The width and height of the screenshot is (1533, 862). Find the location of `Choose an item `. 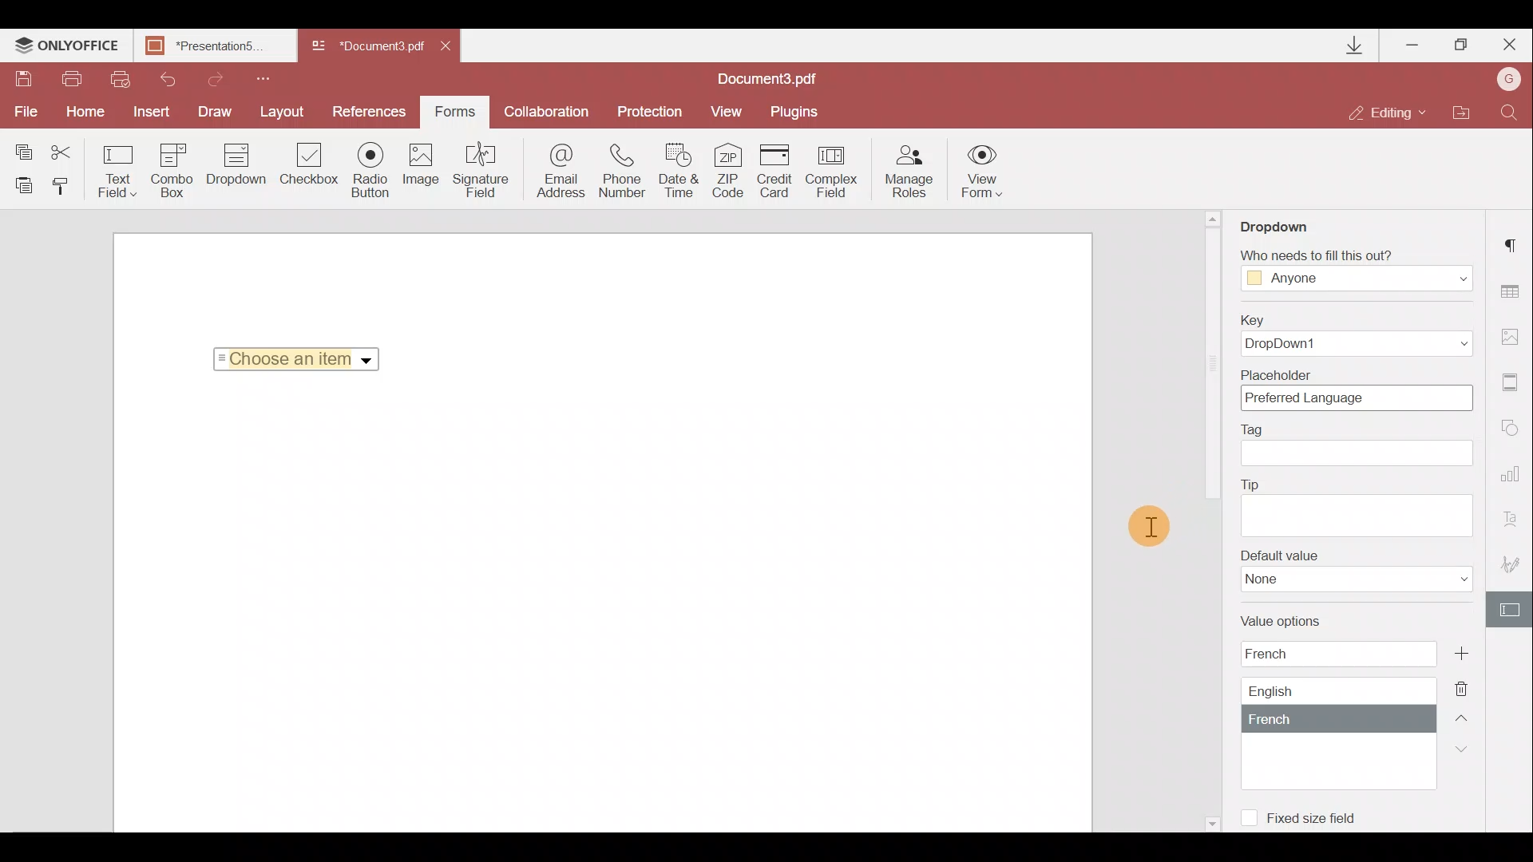

Choose an item  is located at coordinates (302, 356).